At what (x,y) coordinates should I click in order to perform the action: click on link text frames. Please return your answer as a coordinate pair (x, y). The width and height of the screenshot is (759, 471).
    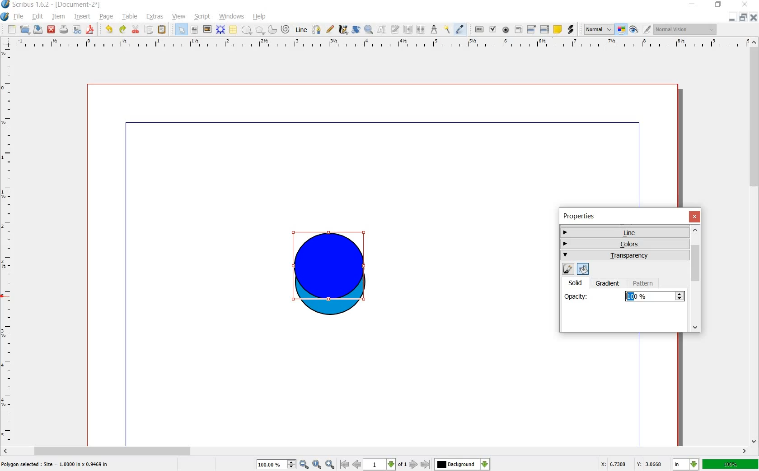
    Looking at the image, I should click on (408, 30).